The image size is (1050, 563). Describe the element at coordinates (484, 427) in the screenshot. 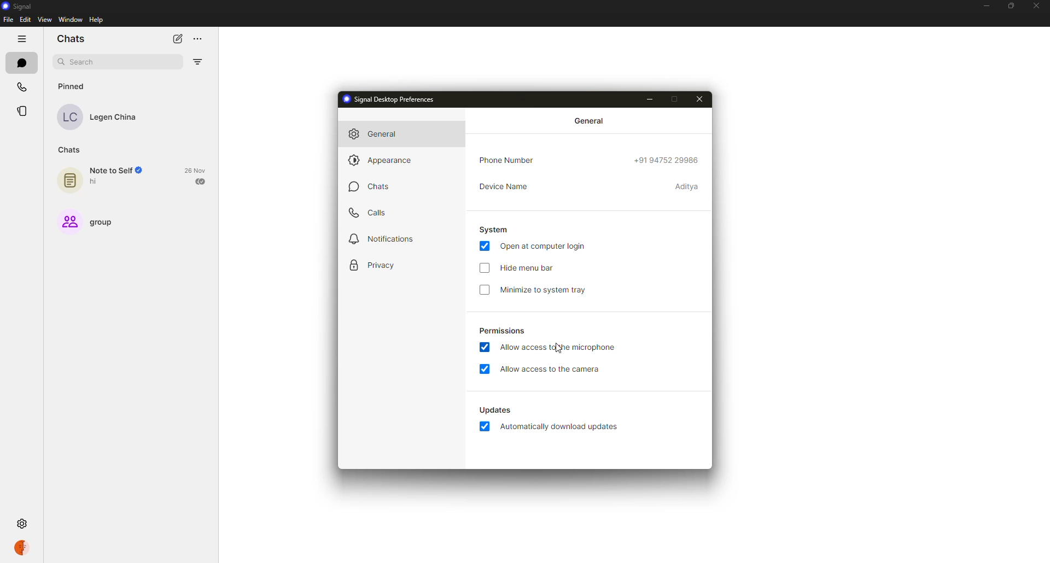

I see `enabled` at that location.